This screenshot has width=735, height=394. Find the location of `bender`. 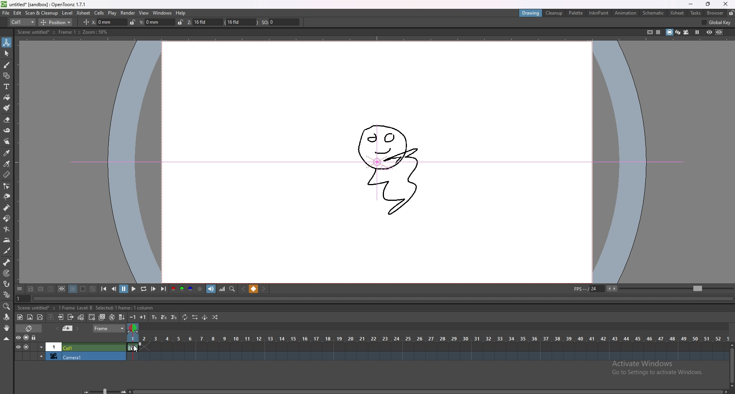

bender is located at coordinates (7, 229).